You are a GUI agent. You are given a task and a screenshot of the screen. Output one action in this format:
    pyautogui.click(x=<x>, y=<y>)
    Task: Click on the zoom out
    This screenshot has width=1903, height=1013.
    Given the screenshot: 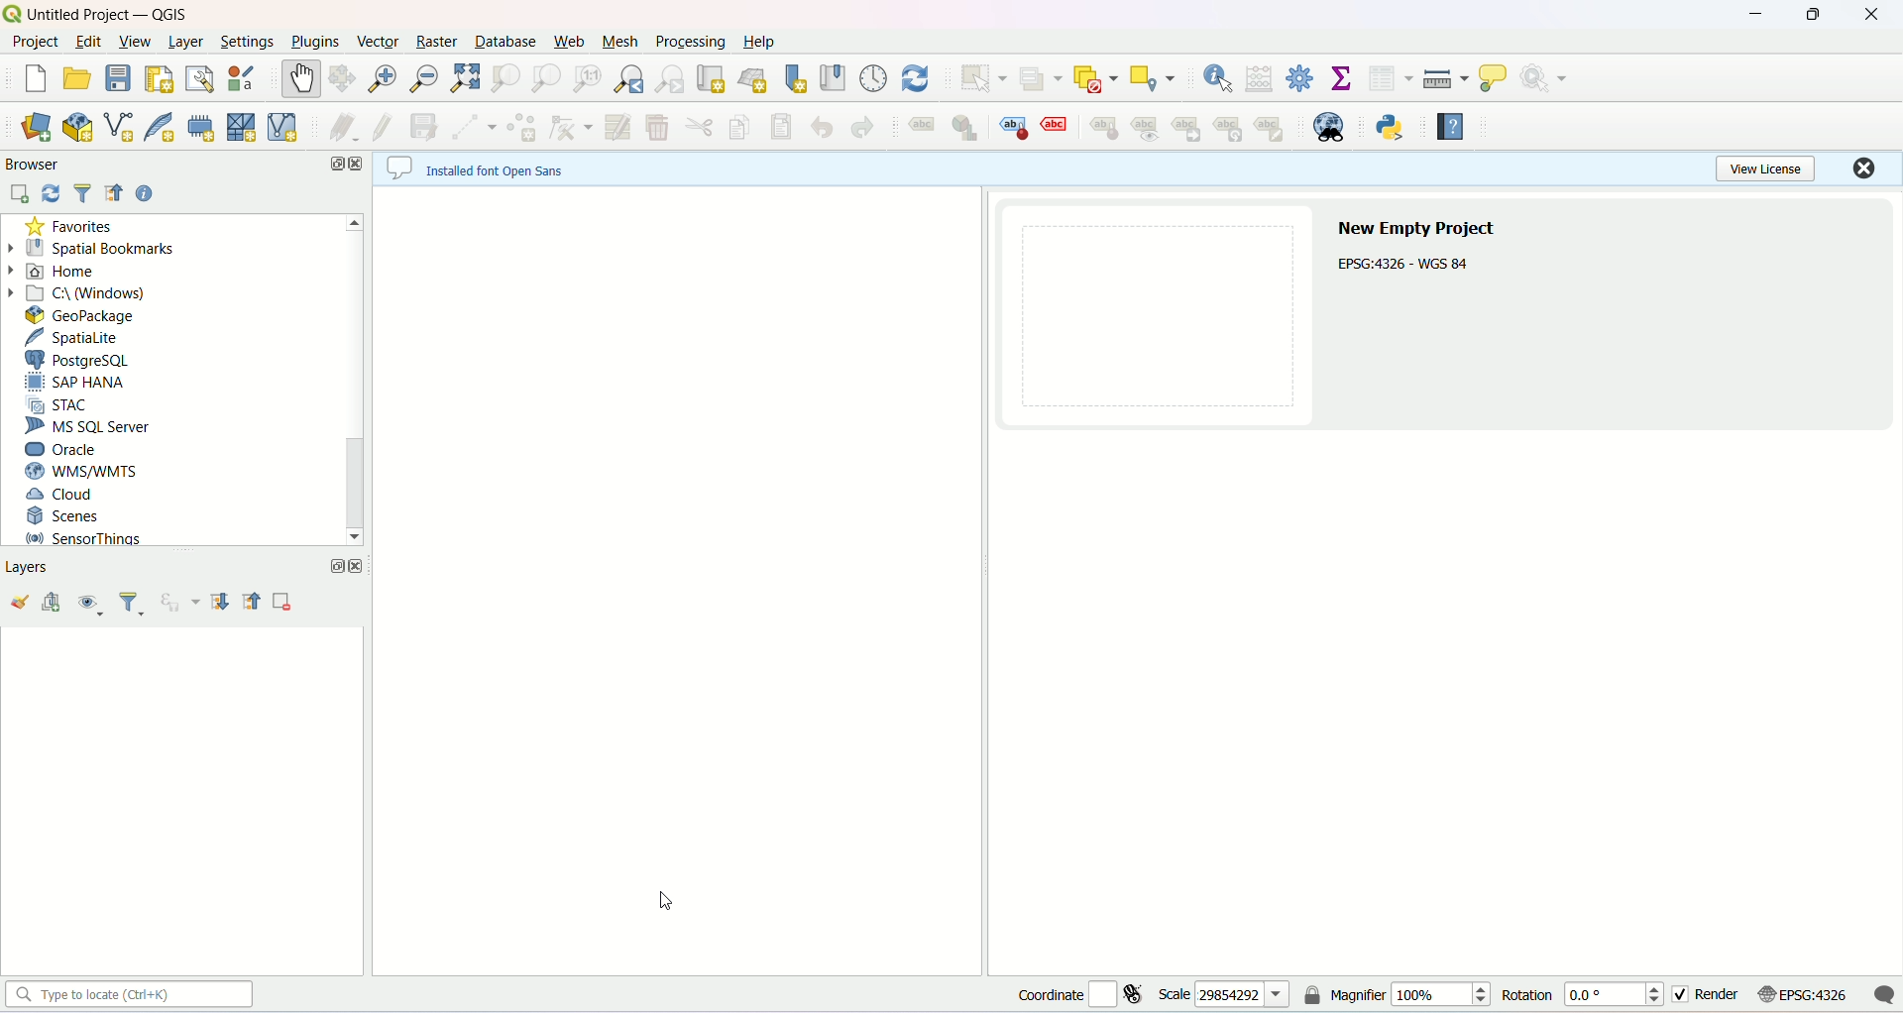 What is the action you would take?
    pyautogui.click(x=423, y=79)
    